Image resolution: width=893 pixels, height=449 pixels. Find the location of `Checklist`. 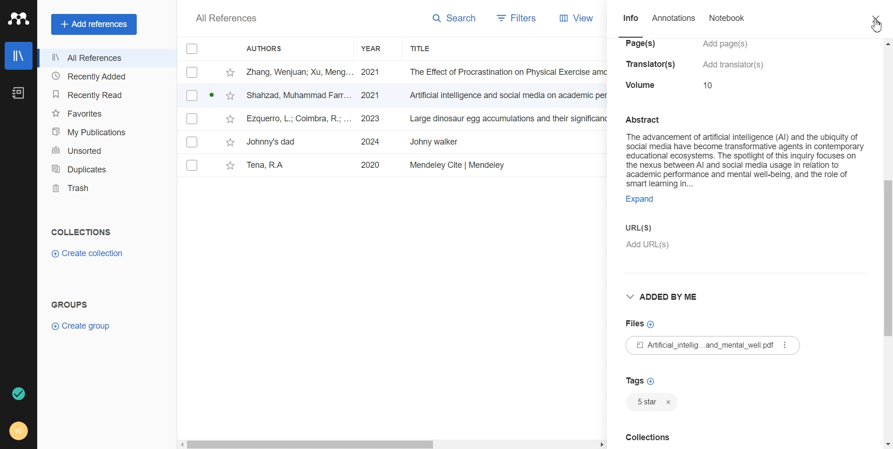

Checklist is located at coordinates (192, 48).